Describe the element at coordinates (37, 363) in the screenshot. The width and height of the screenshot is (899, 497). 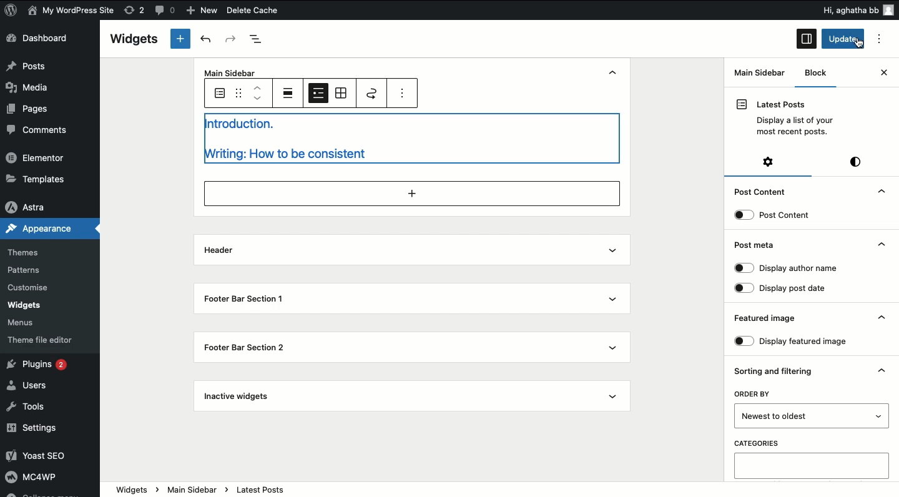
I see `Plugins 2` at that location.